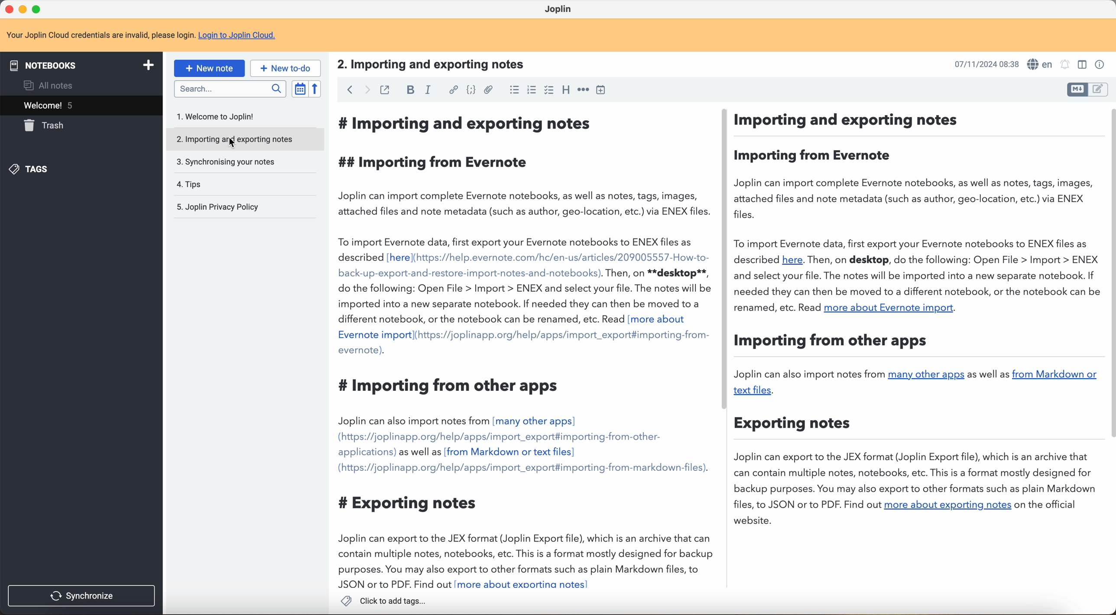  I want to click on toggle editor layout, so click(1080, 65).